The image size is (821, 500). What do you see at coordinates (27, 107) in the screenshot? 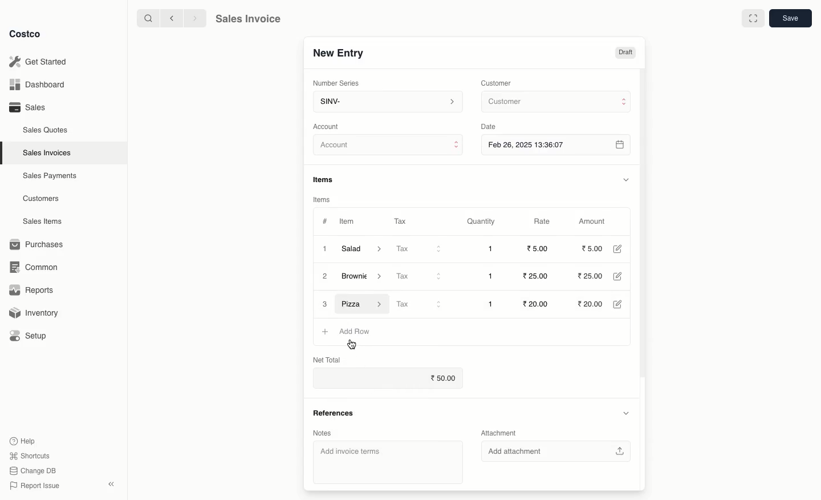
I see `Sales` at bounding box center [27, 107].